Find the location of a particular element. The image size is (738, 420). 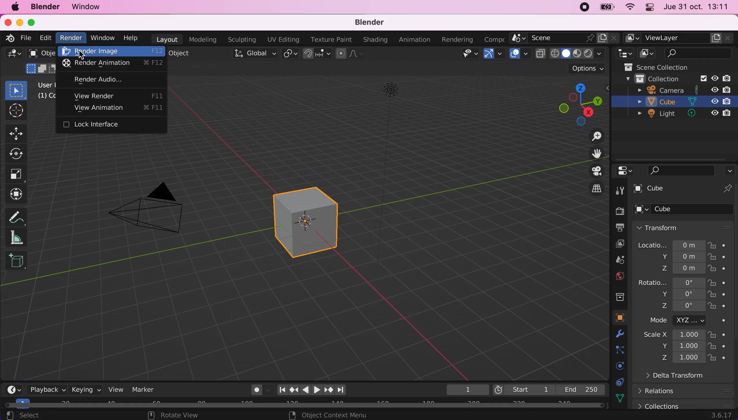

view layer is located at coordinates (618, 243).